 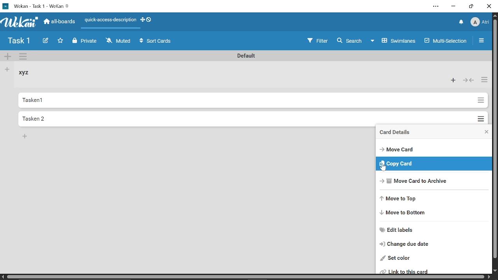 I want to click on Sort cards, so click(x=156, y=41).